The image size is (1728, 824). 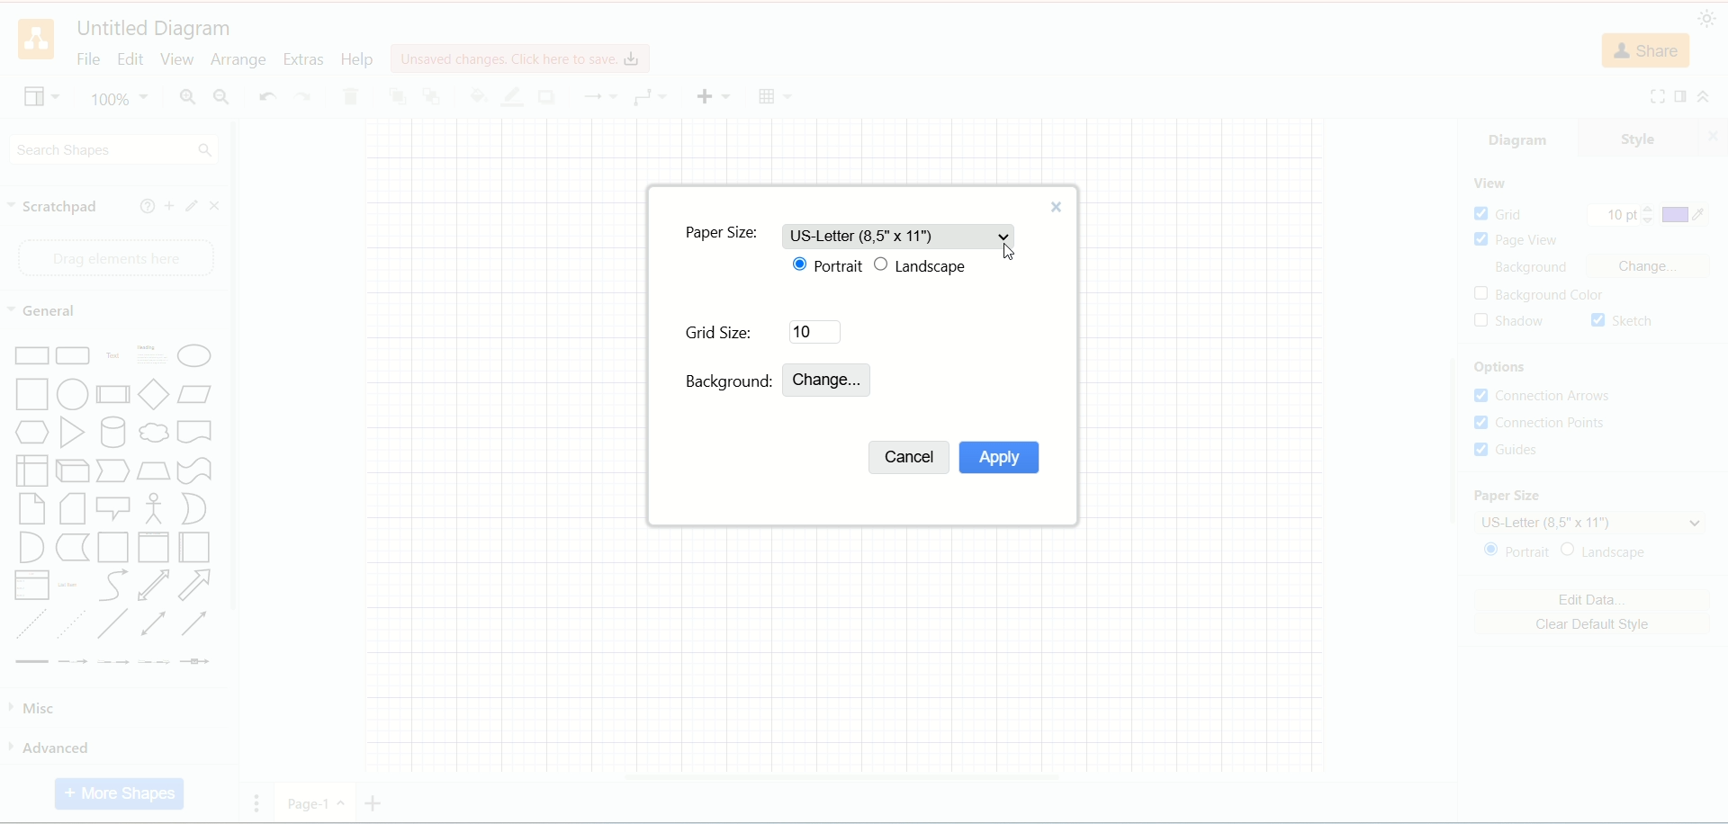 What do you see at coordinates (396, 94) in the screenshot?
I see `to front` at bounding box center [396, 94].